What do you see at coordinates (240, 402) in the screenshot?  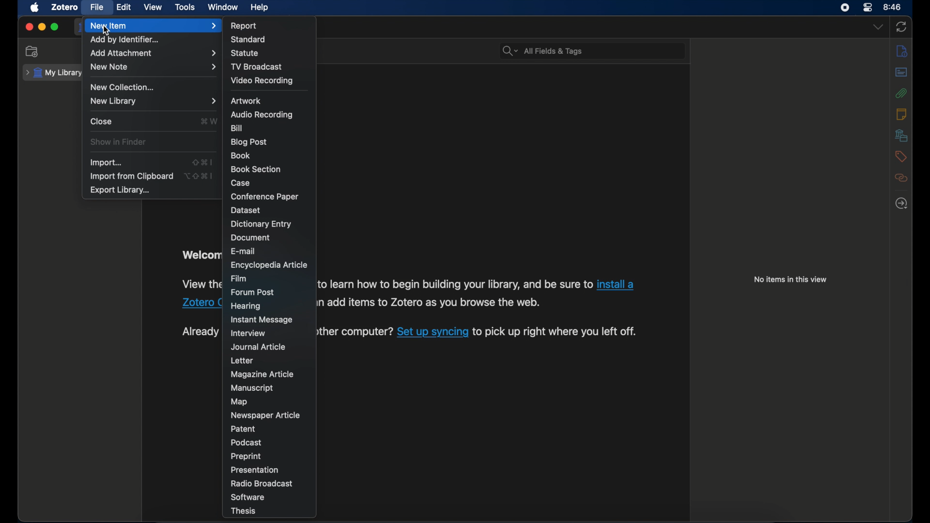 I see `map` at bounding box center [240, 402].